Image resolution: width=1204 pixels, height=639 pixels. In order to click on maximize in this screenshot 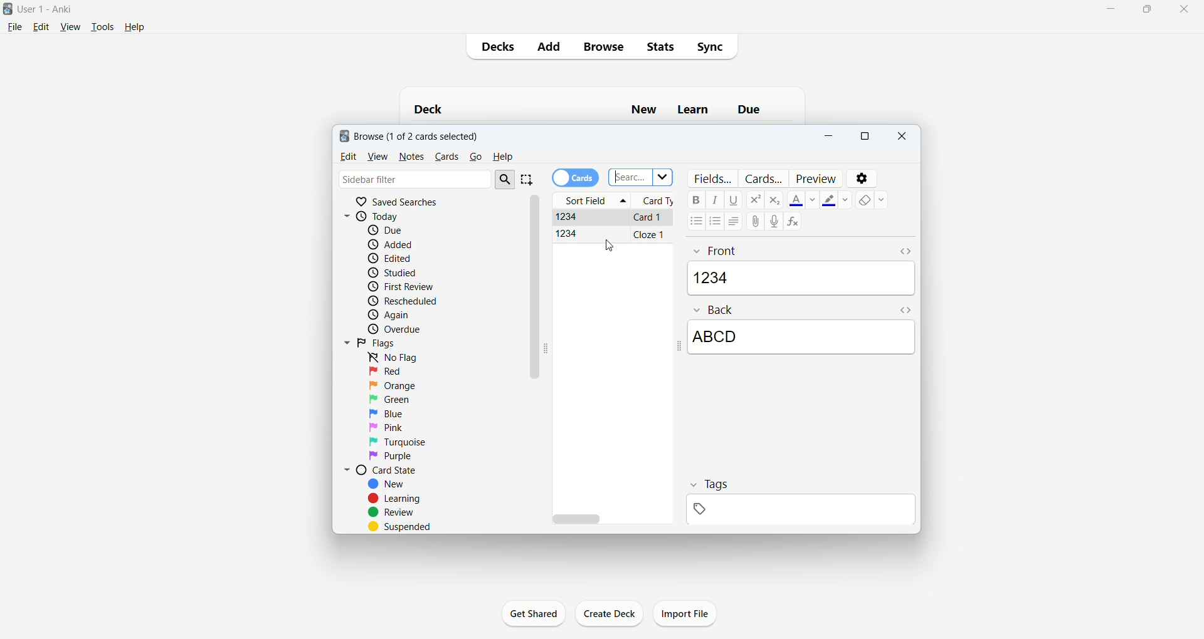, I will do `click(1152, 9)`.